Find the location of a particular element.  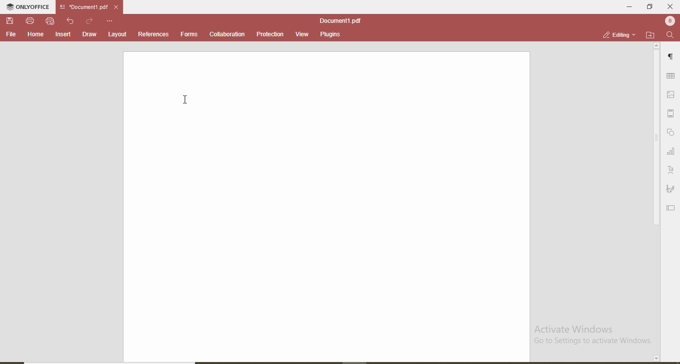

close is located at coordinates (670, 6).